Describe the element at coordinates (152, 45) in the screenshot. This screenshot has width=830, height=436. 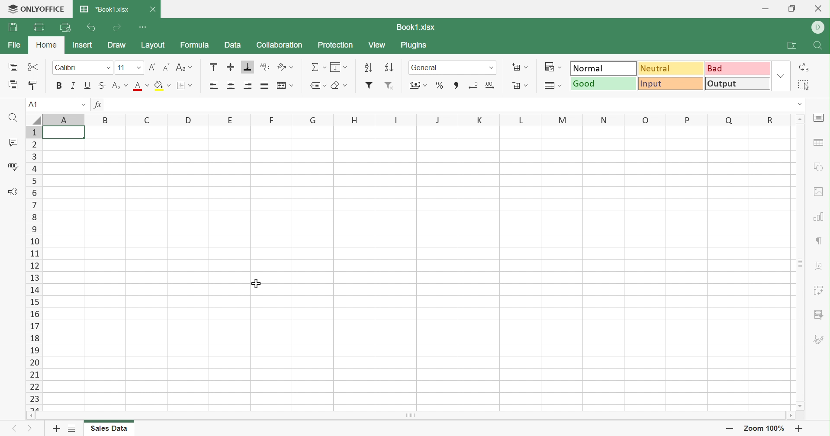
I see `Layout` at that location.